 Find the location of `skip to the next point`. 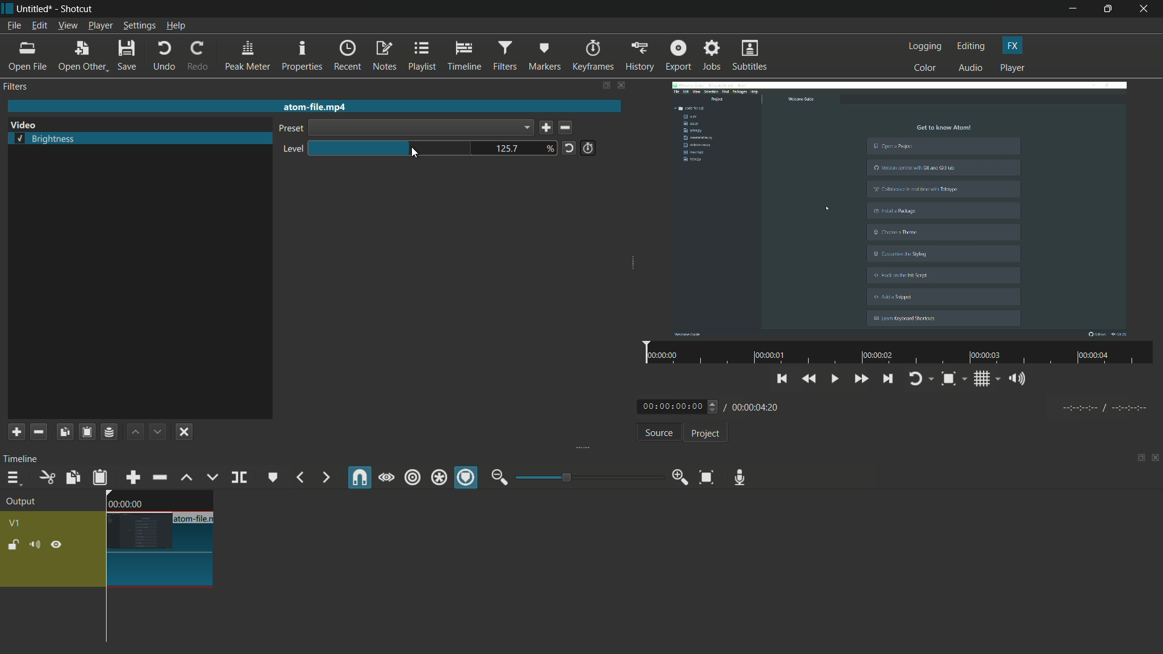

skip to the next point is located at coordinates (888, 380).